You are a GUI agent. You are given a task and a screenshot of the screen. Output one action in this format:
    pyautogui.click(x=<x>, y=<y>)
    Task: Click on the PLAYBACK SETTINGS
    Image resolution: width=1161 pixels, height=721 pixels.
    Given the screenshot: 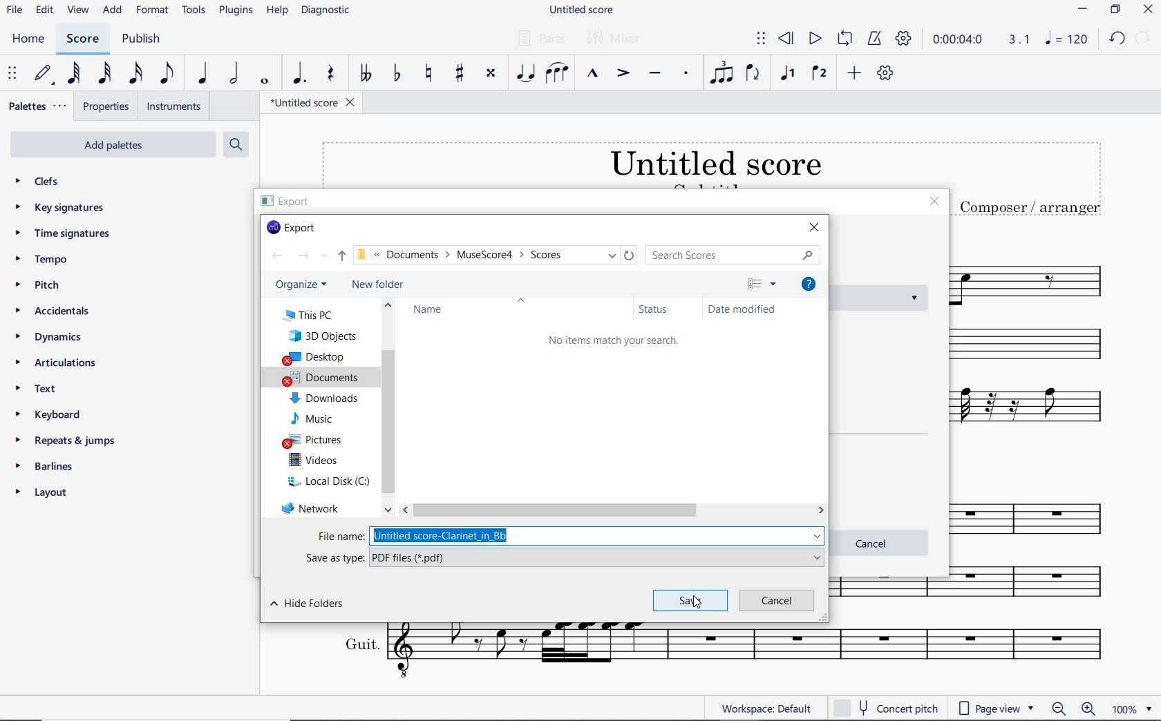 What is the action you would take?
    pyautogui.click(x=905, y=40)
    